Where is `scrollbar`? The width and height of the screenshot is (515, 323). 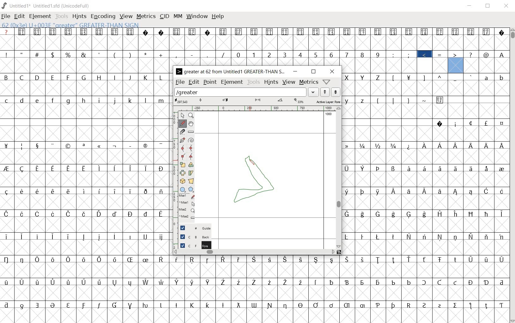 scrollbar is located at coordinates (254, 253).